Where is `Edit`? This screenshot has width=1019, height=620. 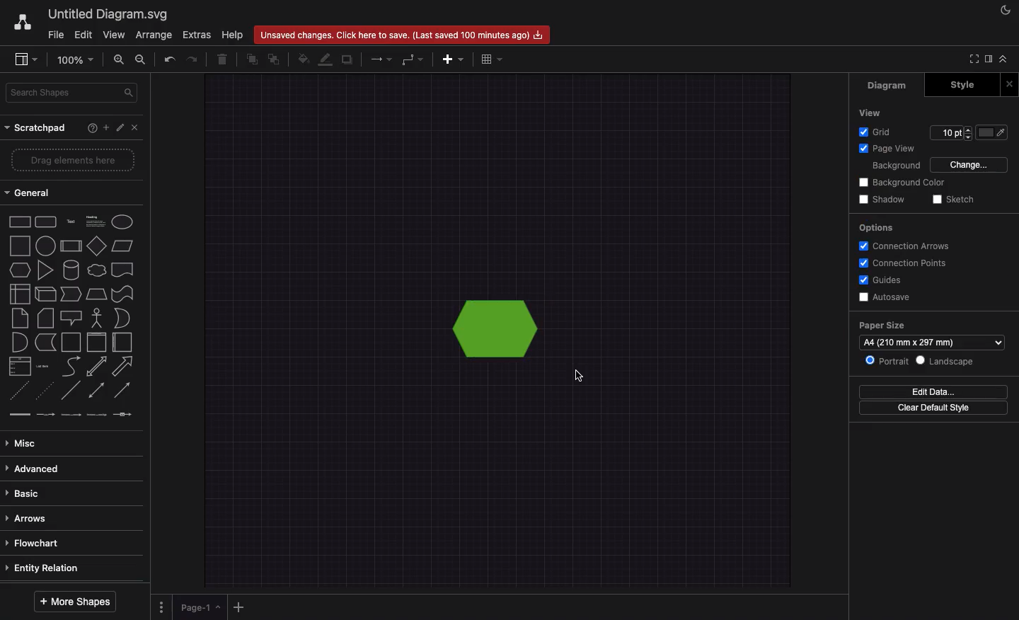 Edit is located at coordinates (122, 129).